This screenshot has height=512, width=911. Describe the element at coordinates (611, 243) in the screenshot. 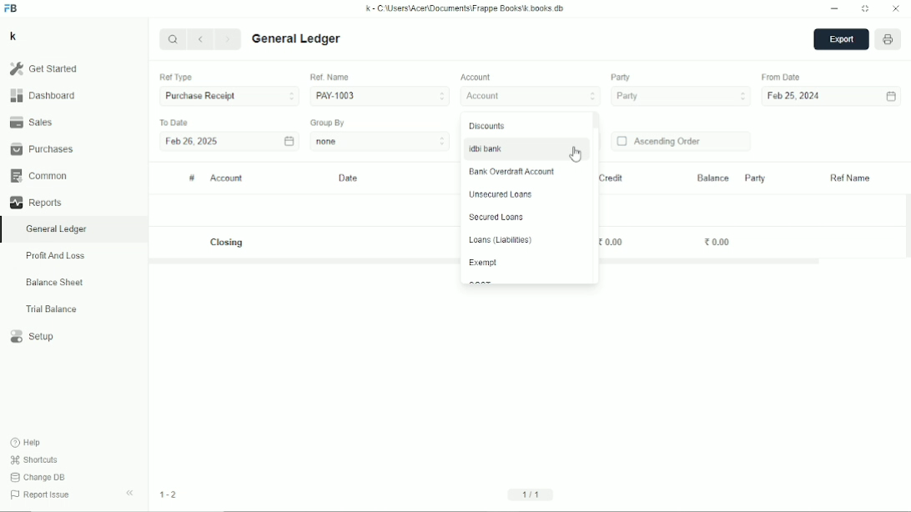

I see `0.00` at that location.